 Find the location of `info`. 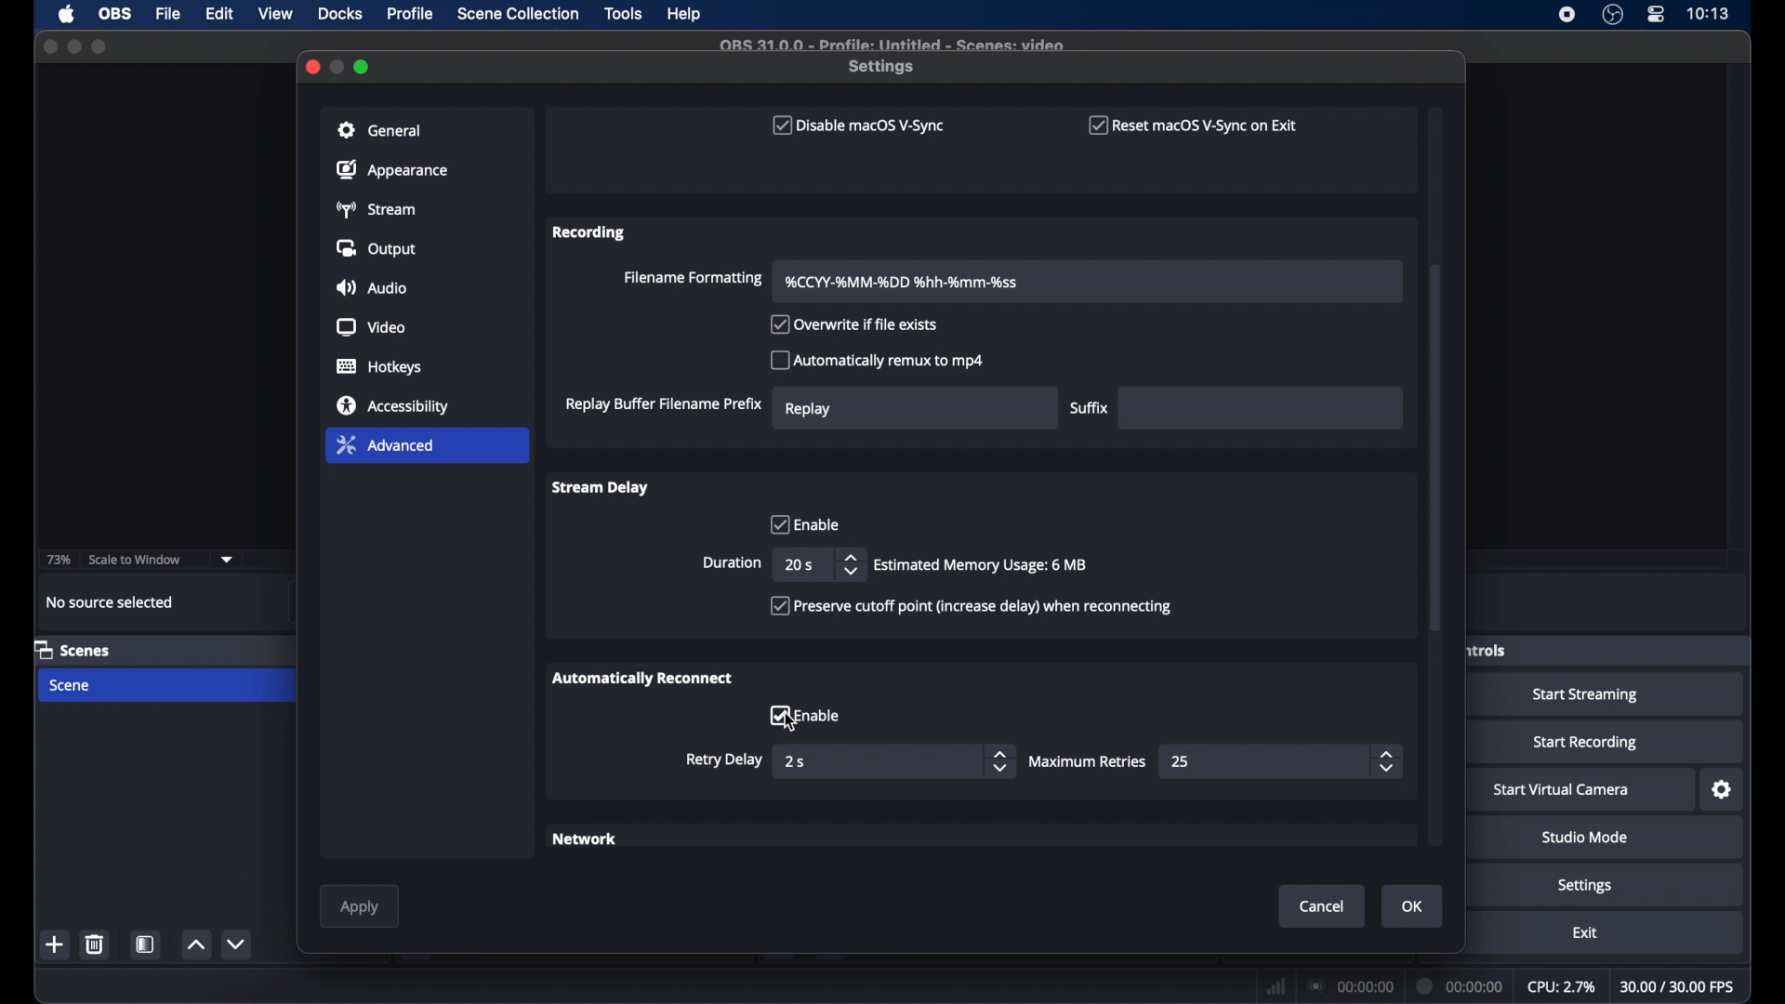

info is located at coordinates (982, 565).